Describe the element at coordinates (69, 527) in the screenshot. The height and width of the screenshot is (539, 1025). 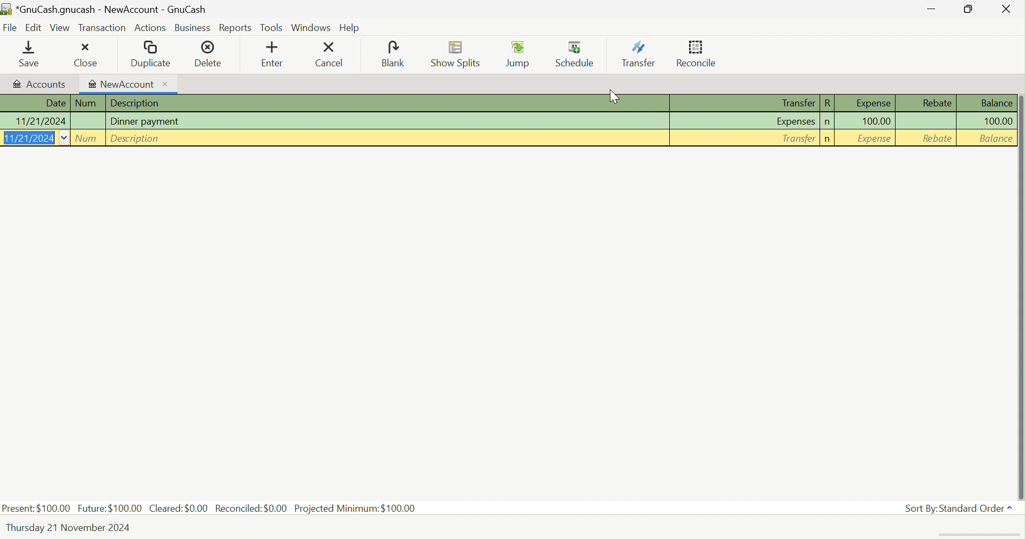
I see `Thursday 21 November 2024` at that location.